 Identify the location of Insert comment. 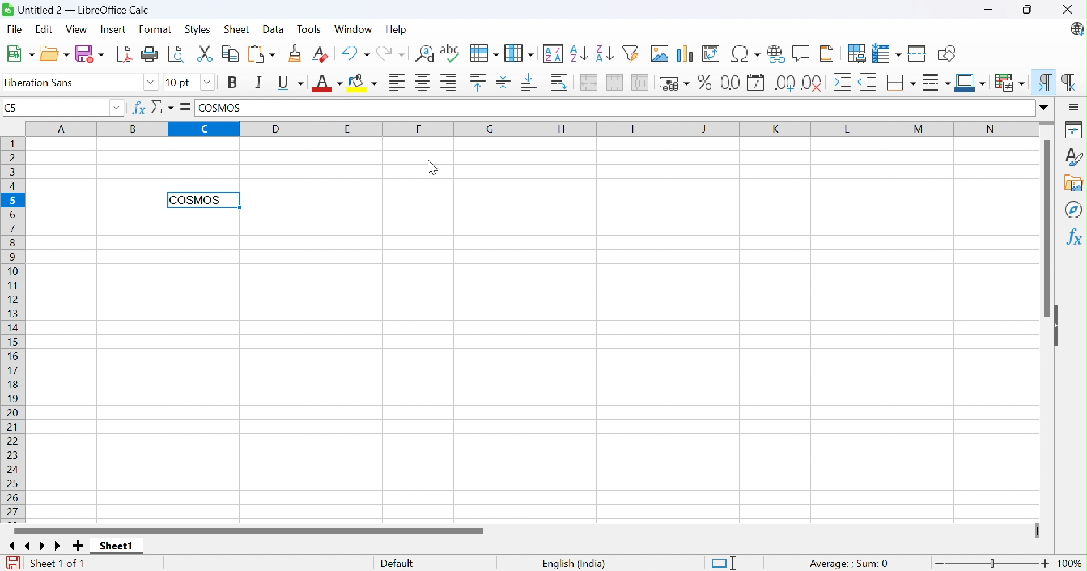
(802, 52).